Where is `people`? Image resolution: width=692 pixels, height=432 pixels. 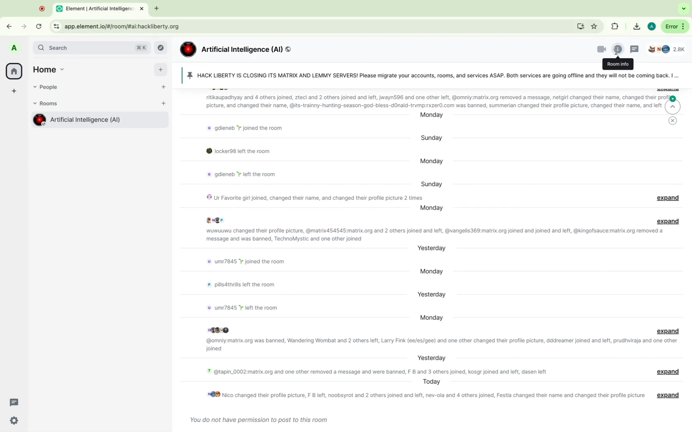 people is located at coordinates (49, 88).